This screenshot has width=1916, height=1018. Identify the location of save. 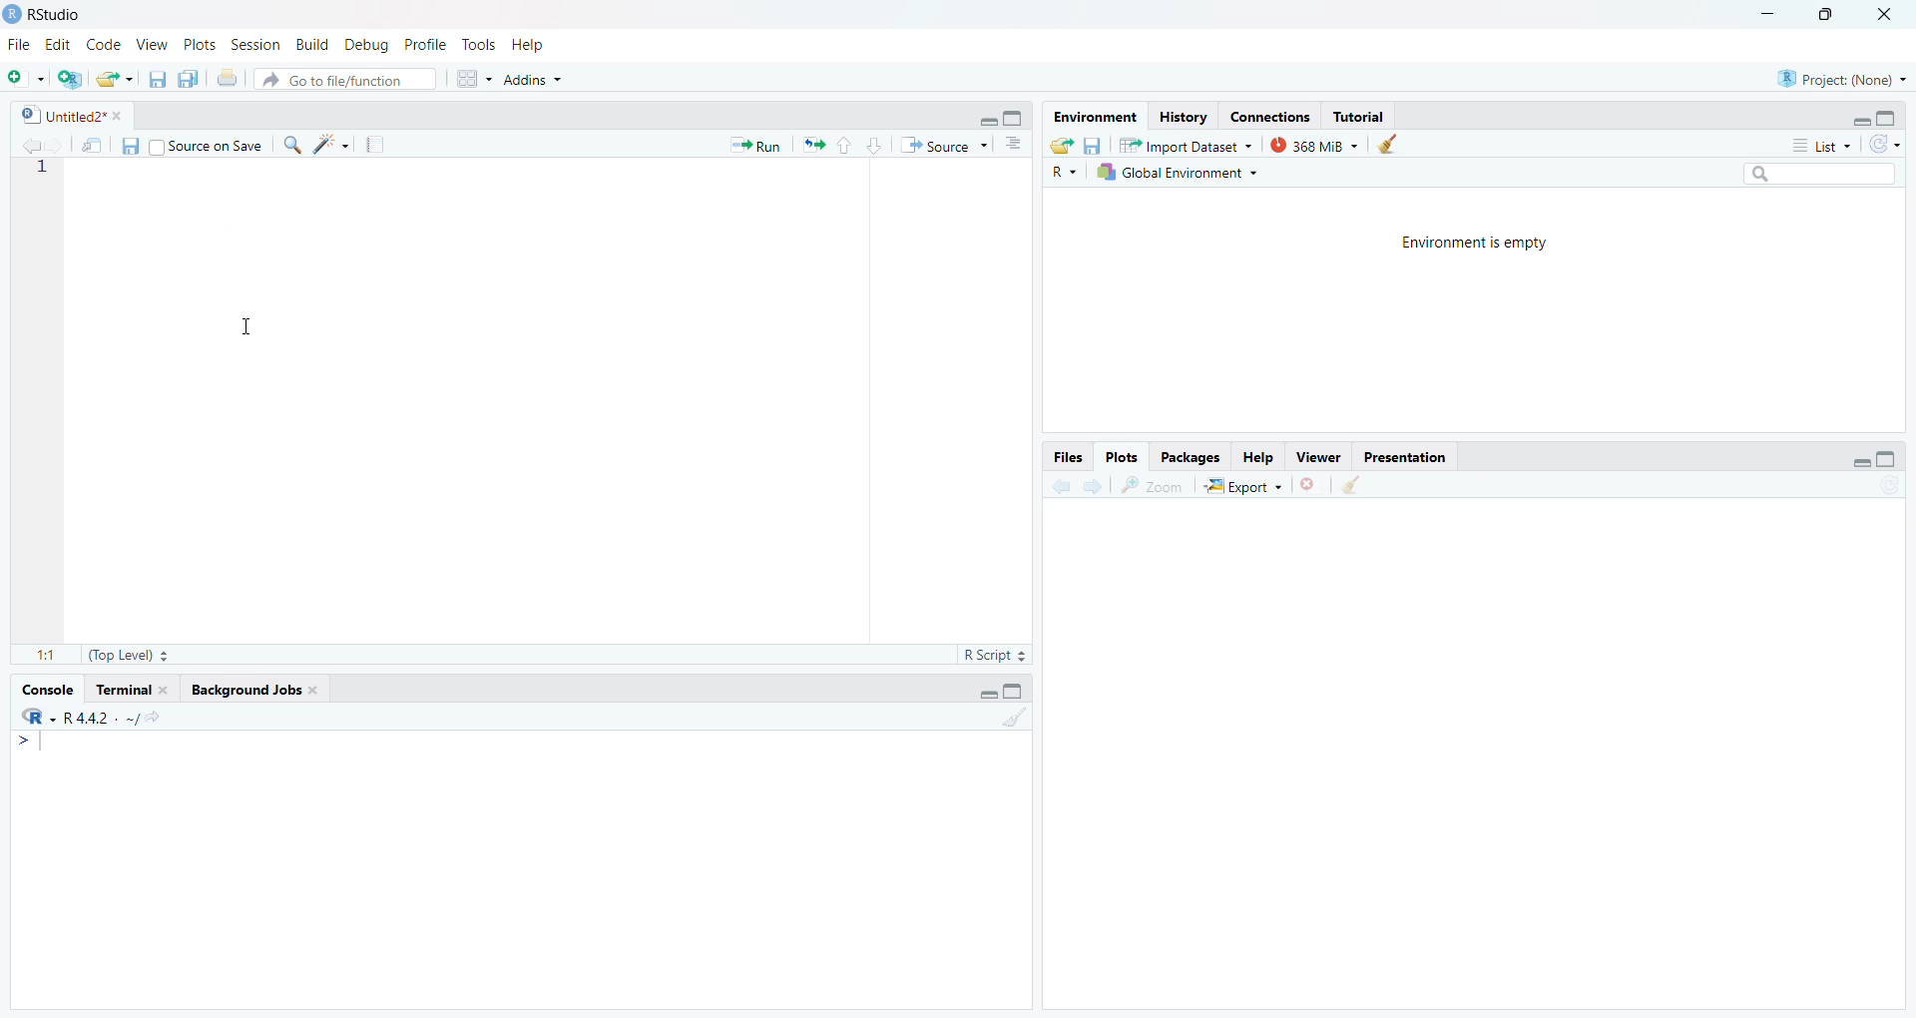
(134, 147).